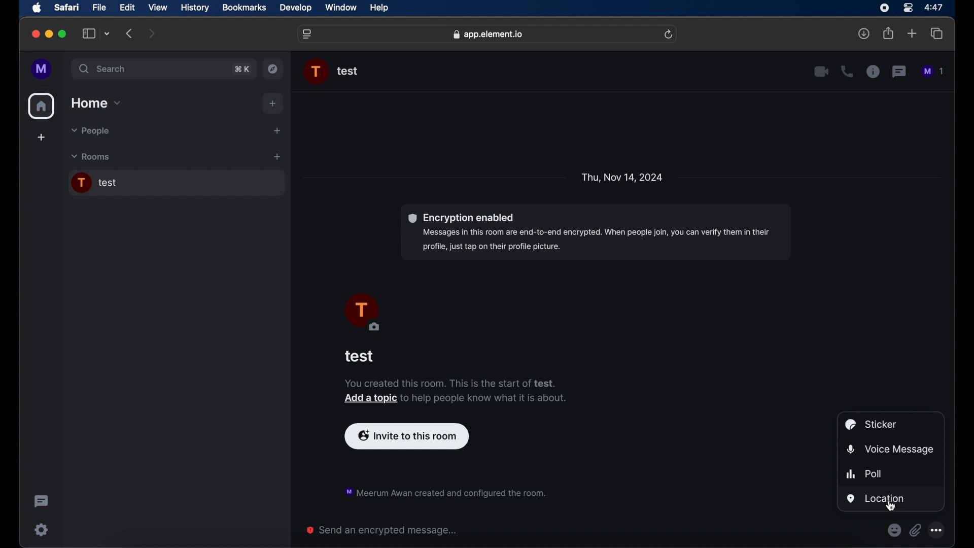 The height and width of the screenshot is (548, 974). I want to click on website settings, so click(308, 34).